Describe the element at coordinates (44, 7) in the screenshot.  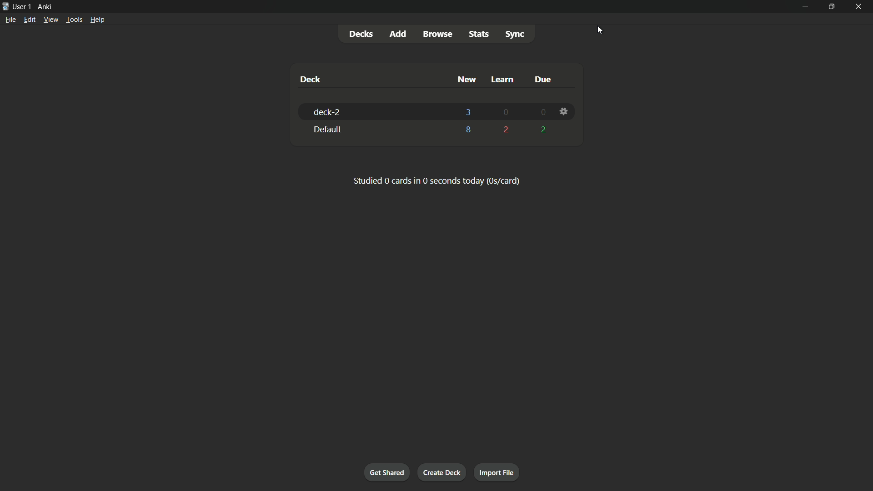
I see `app name` at that location.